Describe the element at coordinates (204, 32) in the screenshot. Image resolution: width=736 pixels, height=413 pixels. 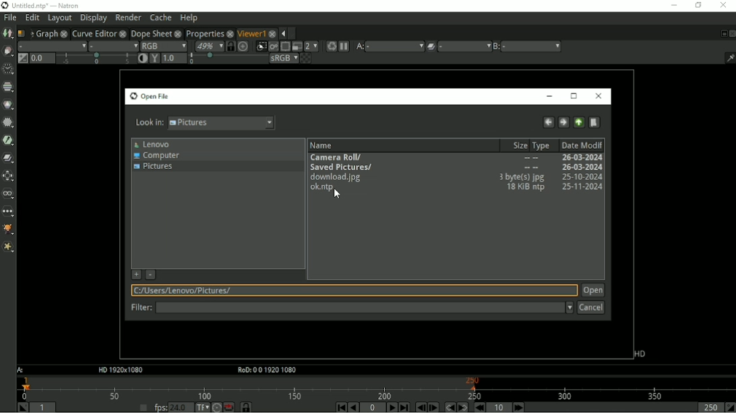
I see `Properties` at that location.